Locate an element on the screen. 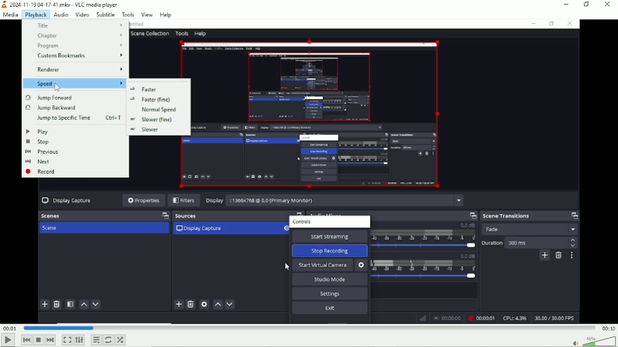  Title is located at coordinates (61, 4).